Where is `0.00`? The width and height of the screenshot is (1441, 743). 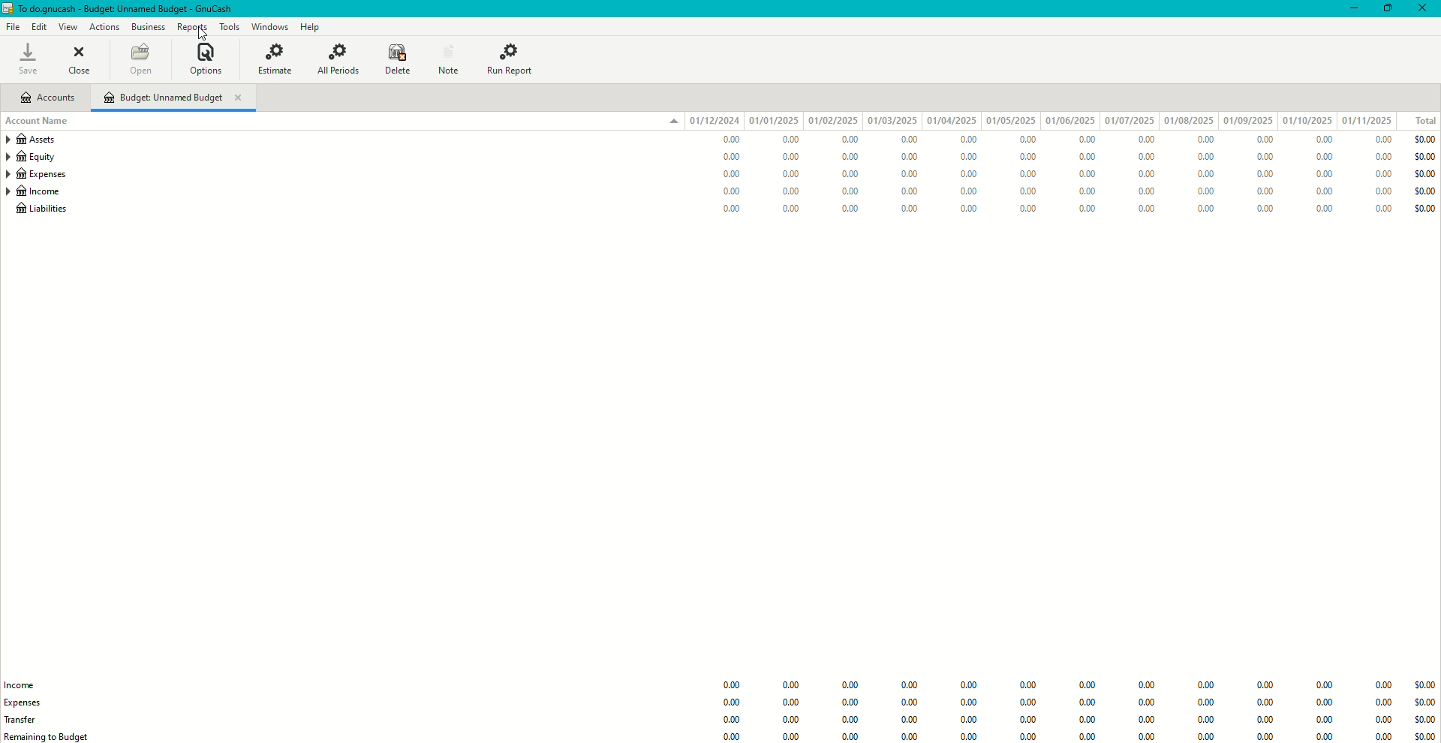 0.00 is located at coordinates (1146, 721).